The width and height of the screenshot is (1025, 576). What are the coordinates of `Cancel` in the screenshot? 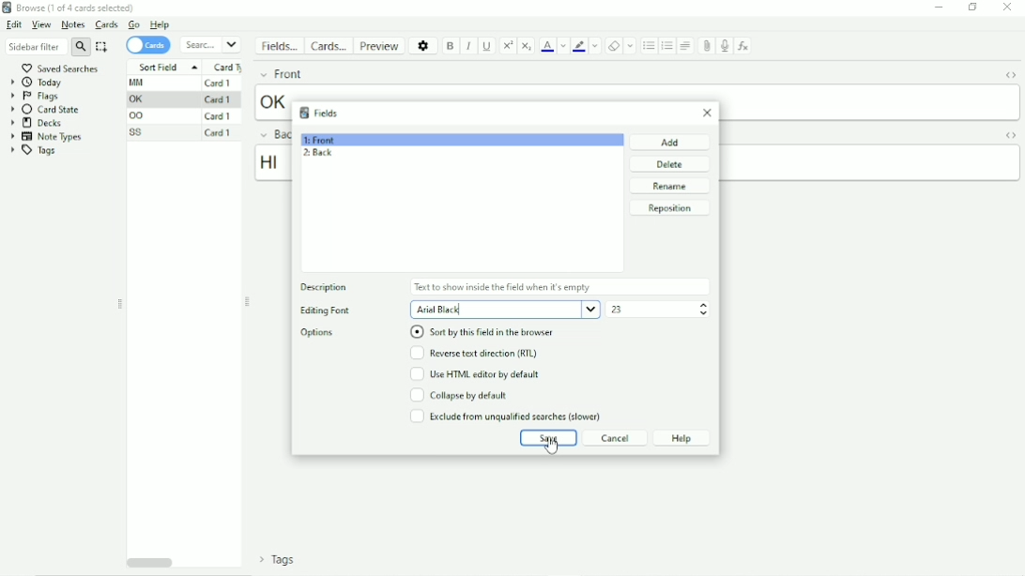 It's located at (617, 437).